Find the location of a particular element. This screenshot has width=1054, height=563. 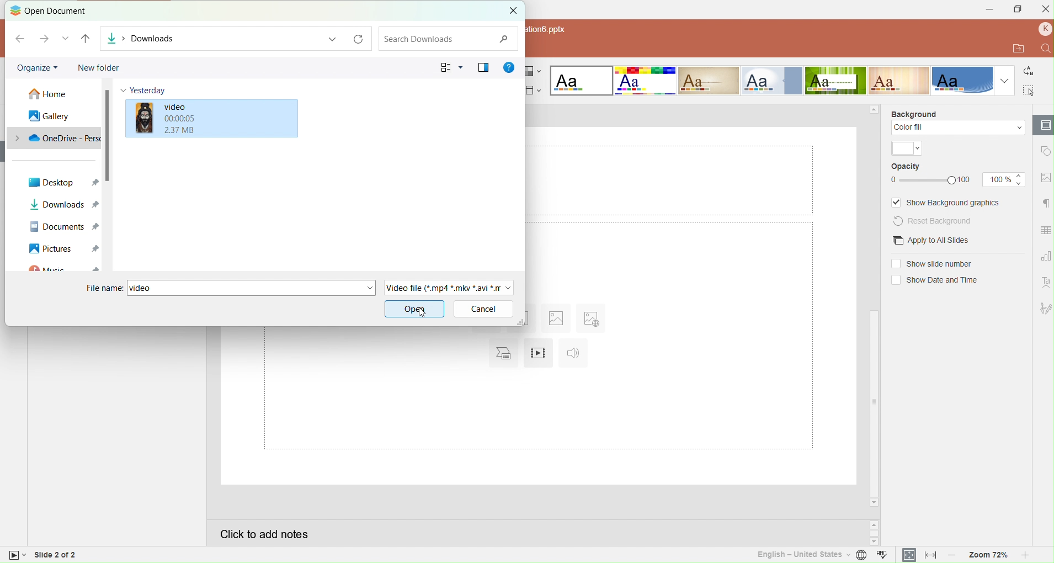

Green leaf is located at coordinates (836, 81).